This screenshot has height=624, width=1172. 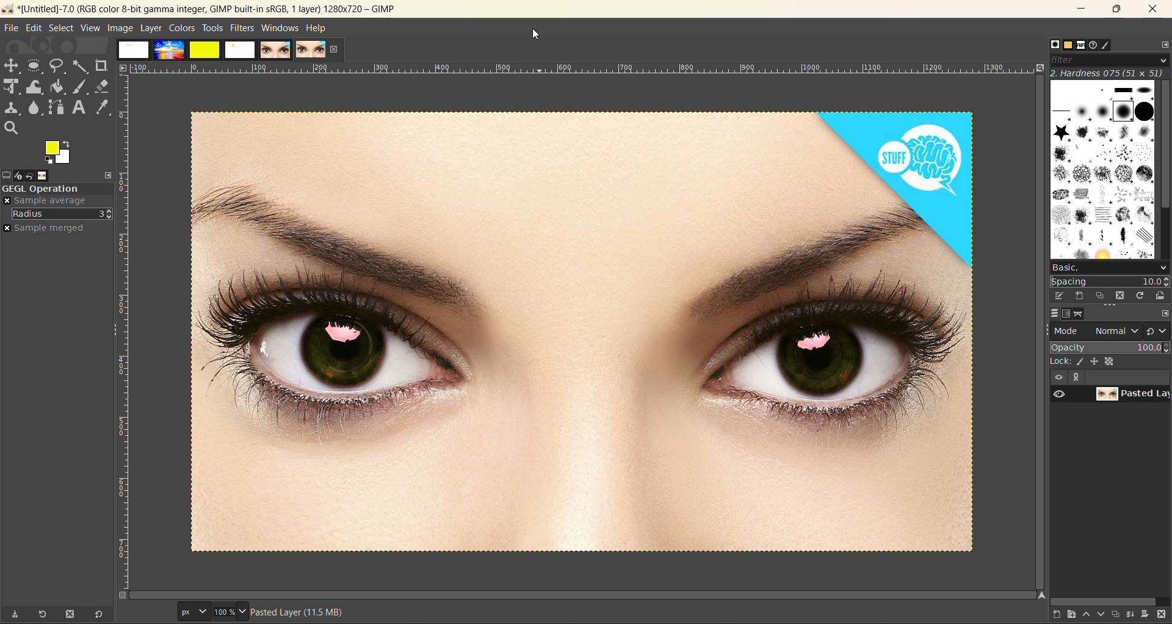 I want to click on minimize, so click(x=1079, y=10).